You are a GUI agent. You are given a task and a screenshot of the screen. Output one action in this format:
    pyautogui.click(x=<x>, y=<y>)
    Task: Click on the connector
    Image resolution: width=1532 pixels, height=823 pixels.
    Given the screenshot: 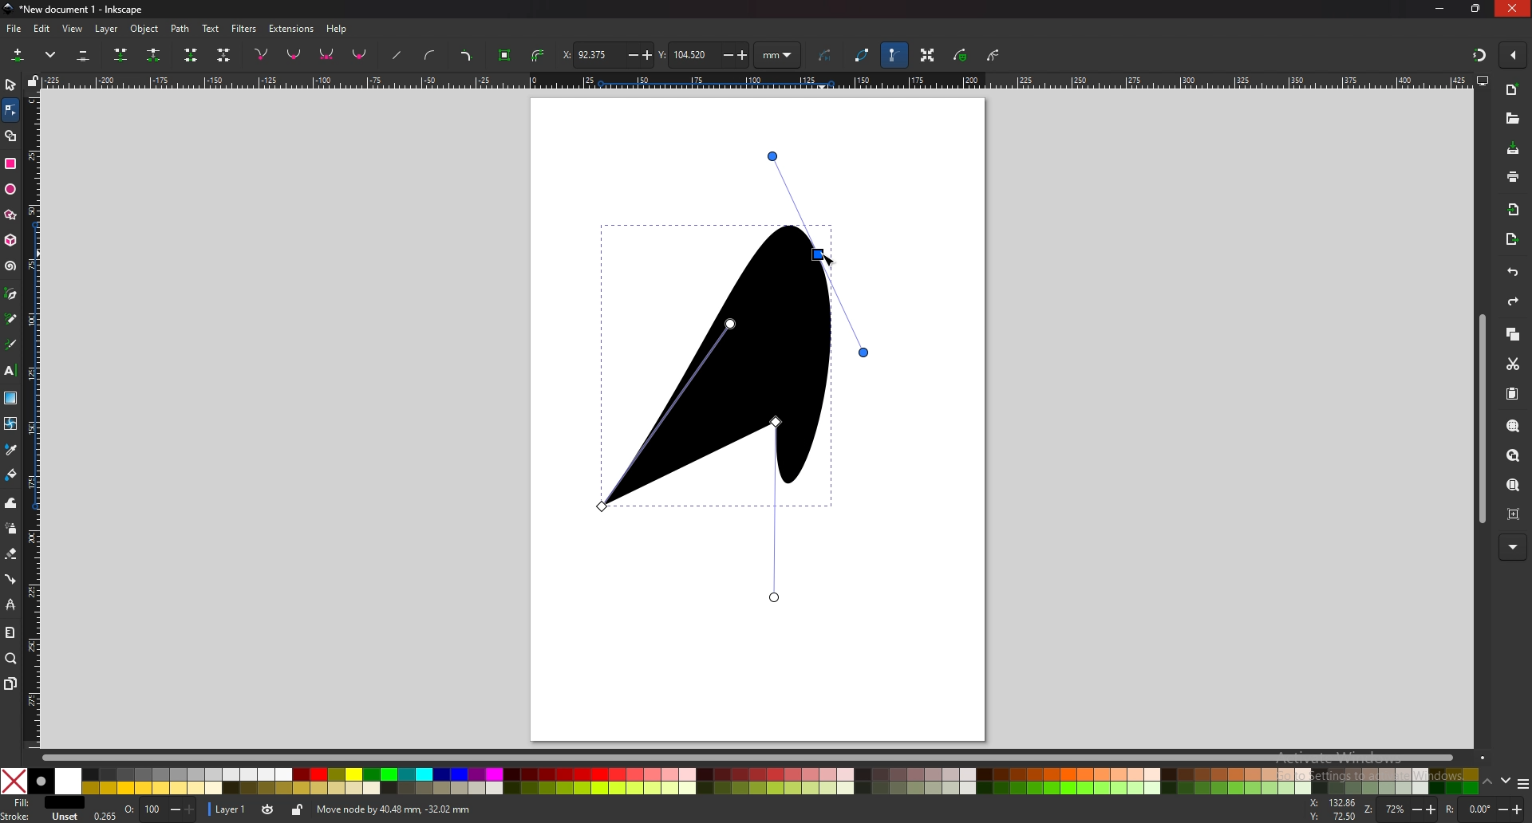 What is the action you would take?
    pyautogui.click(x=10, y=578)
    